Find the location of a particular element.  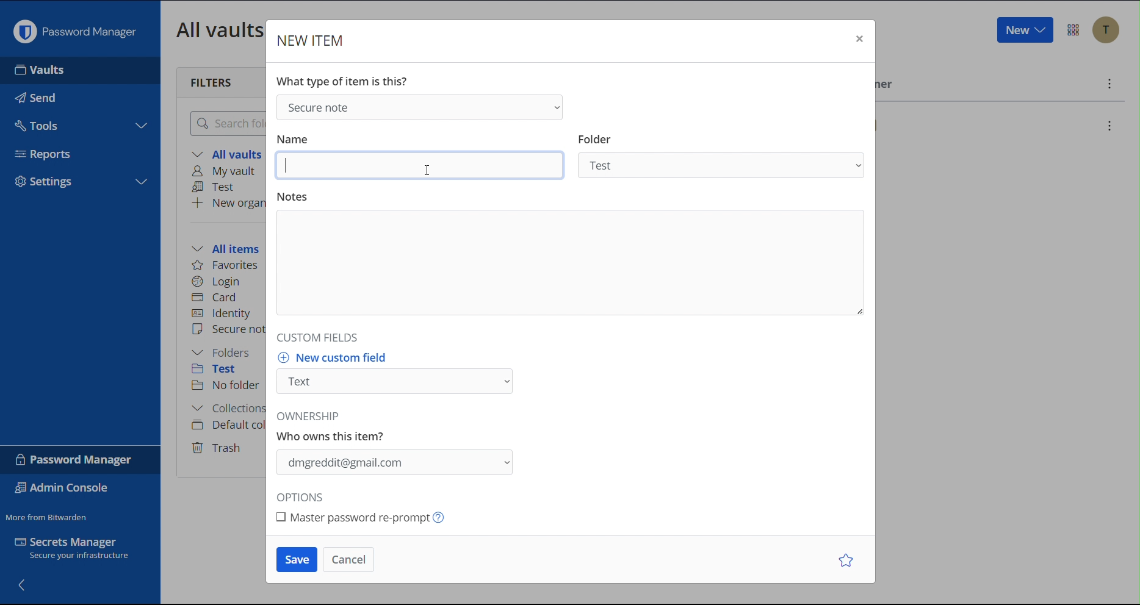

Search Folder is located at coordinates (225, 123).